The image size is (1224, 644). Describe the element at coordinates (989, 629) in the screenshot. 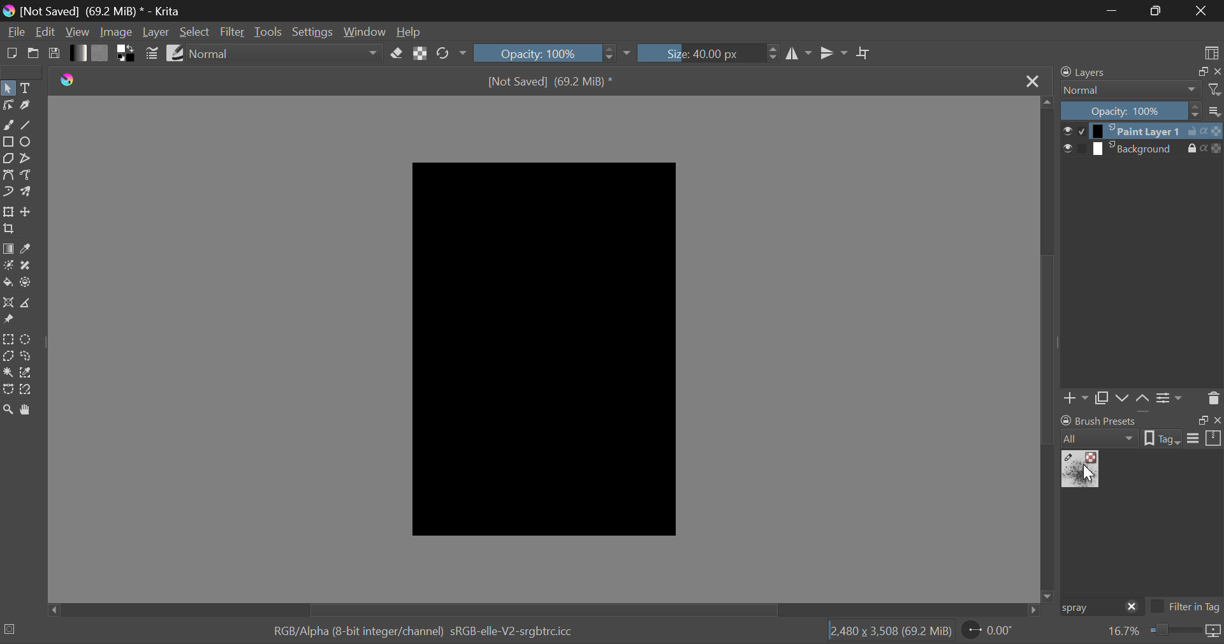

I see `page rotation` at that location.